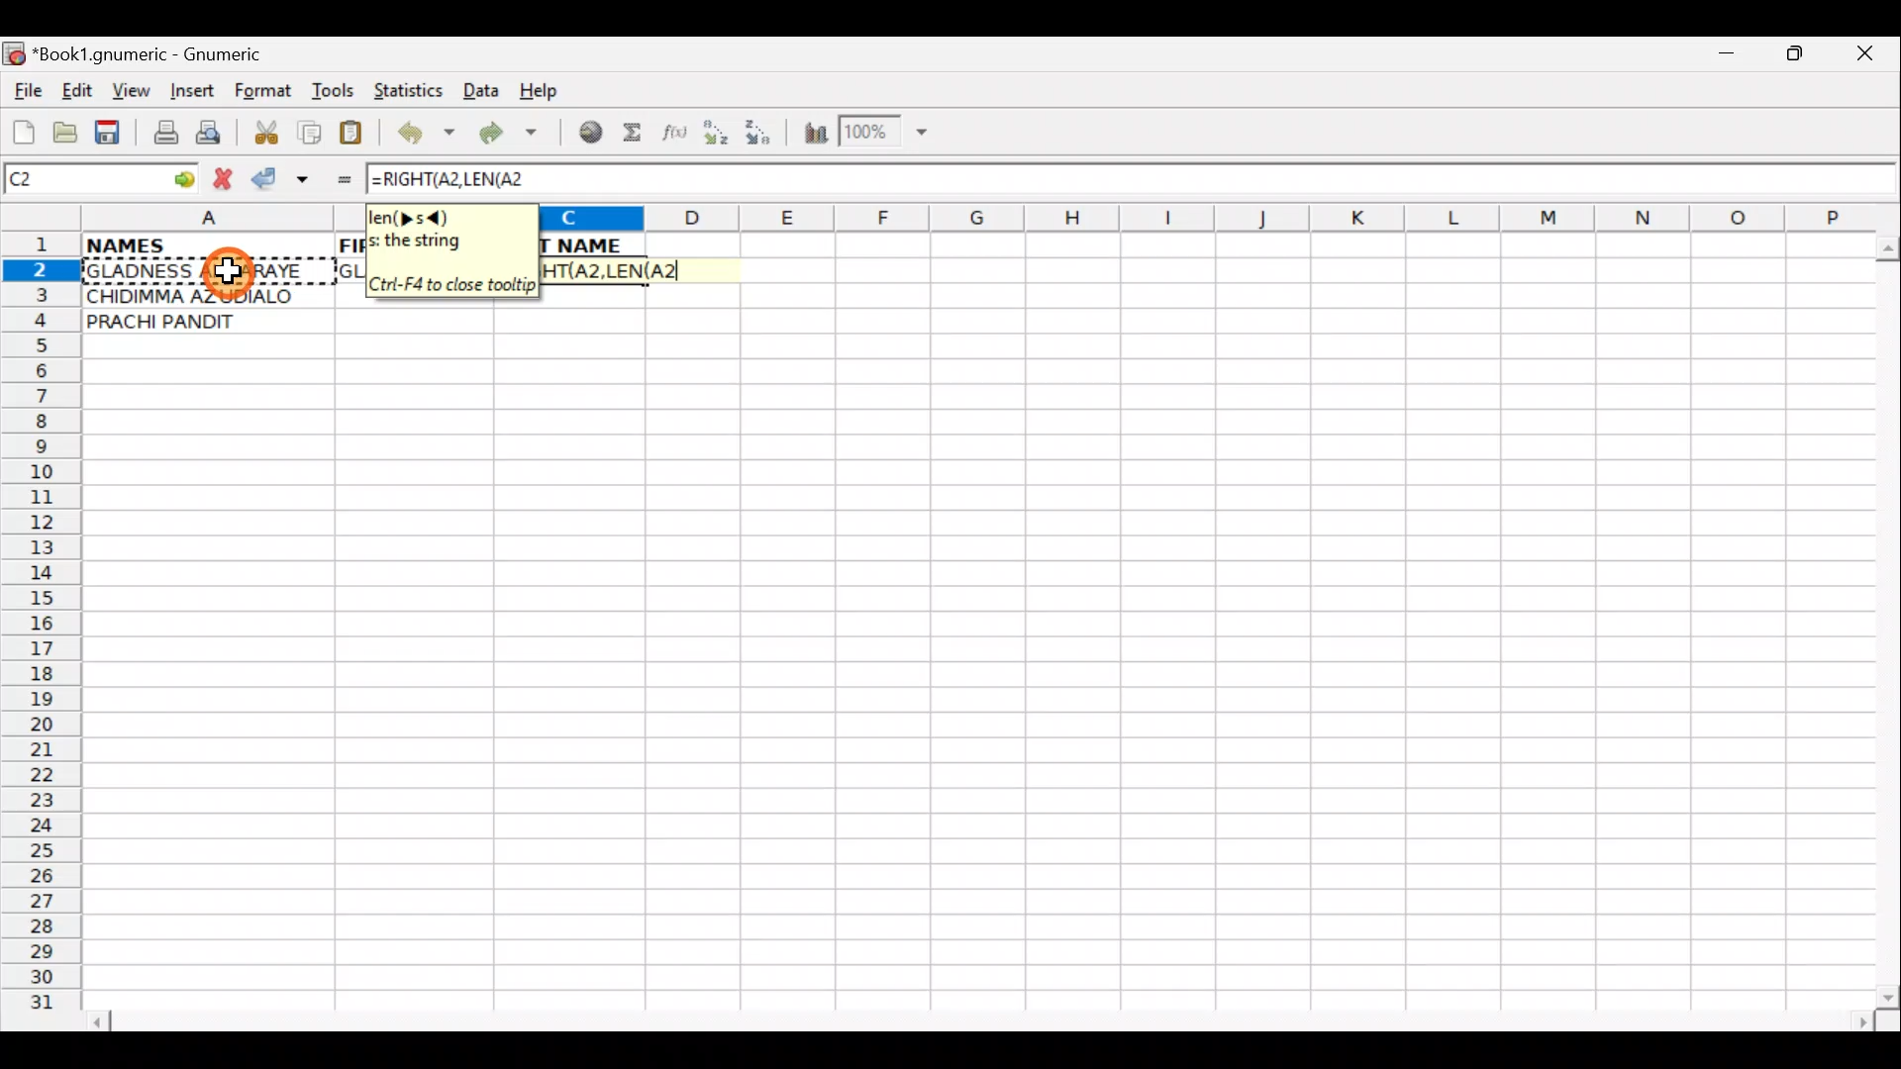  Describe the element at coordinates (265, 130) in the screenshot. I see `Cut selection` at that location.